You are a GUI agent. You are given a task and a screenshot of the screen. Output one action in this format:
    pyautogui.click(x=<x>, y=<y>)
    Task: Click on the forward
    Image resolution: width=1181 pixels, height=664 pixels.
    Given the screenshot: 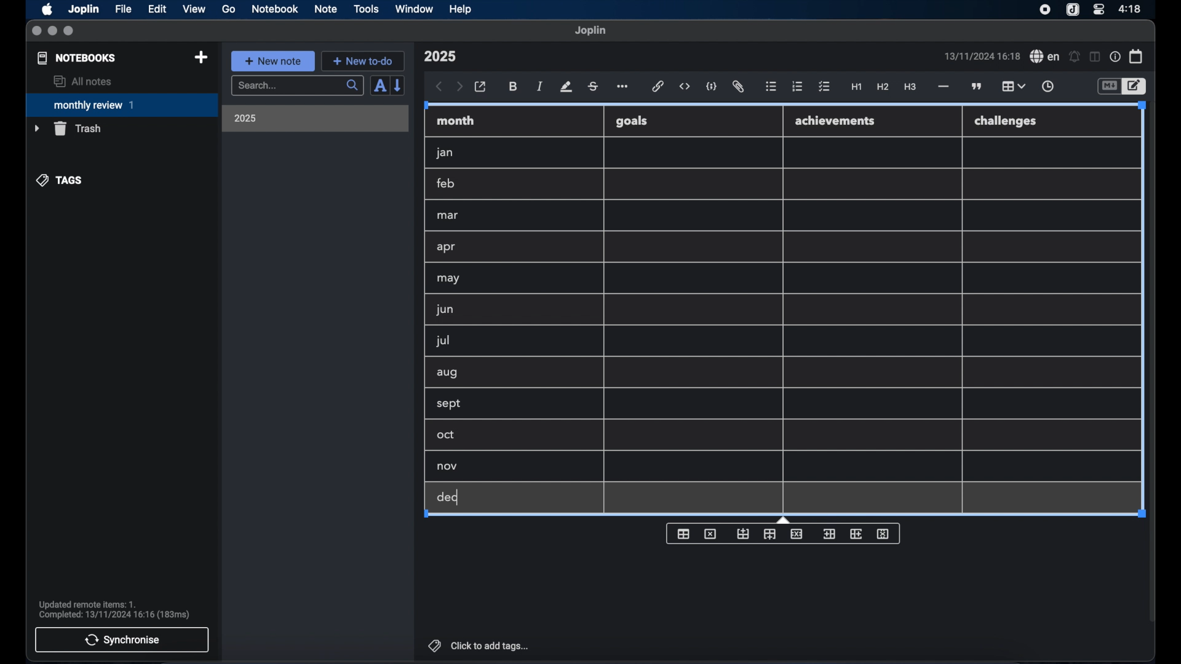 What is the action you would take?
    pyautogui.click(x=459, y=87)
    